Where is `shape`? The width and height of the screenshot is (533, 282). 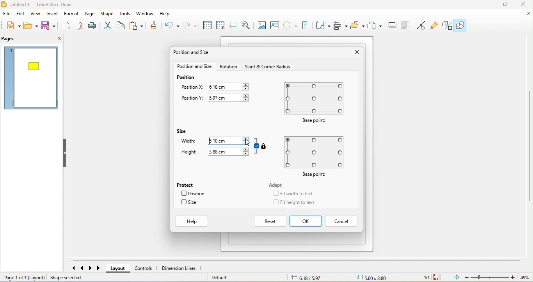 shape is located at coordinates (107, 14).